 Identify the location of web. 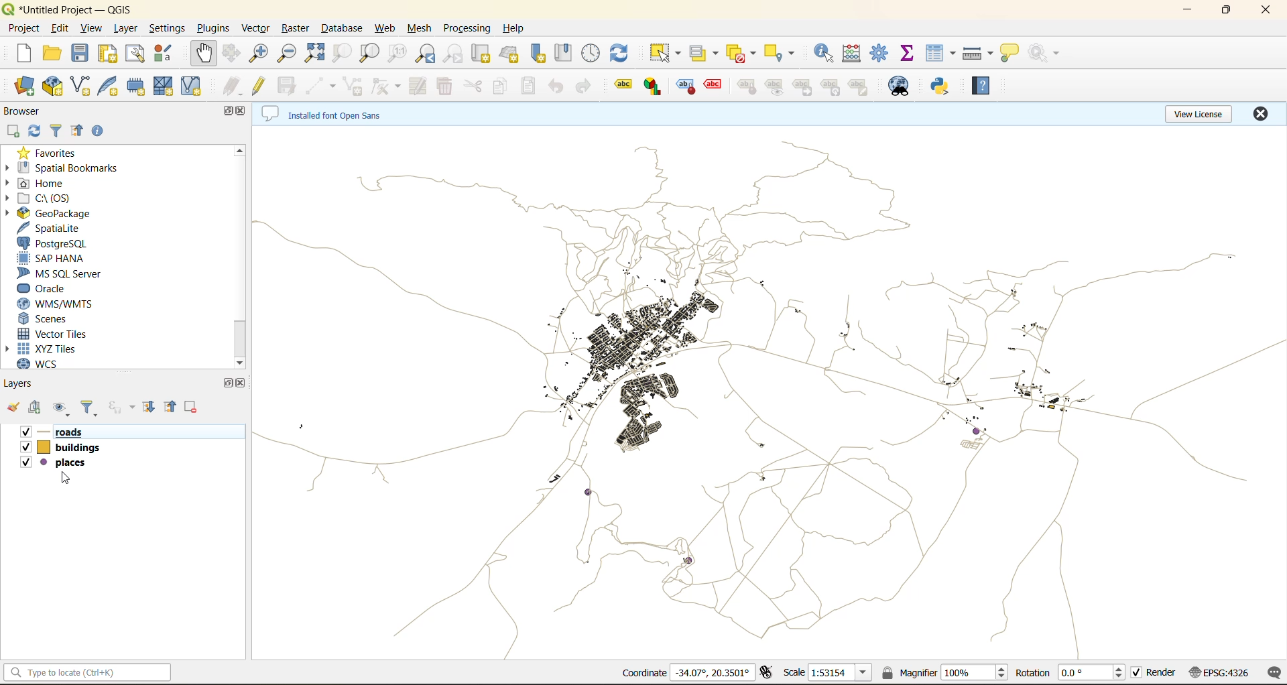
(386, 30).